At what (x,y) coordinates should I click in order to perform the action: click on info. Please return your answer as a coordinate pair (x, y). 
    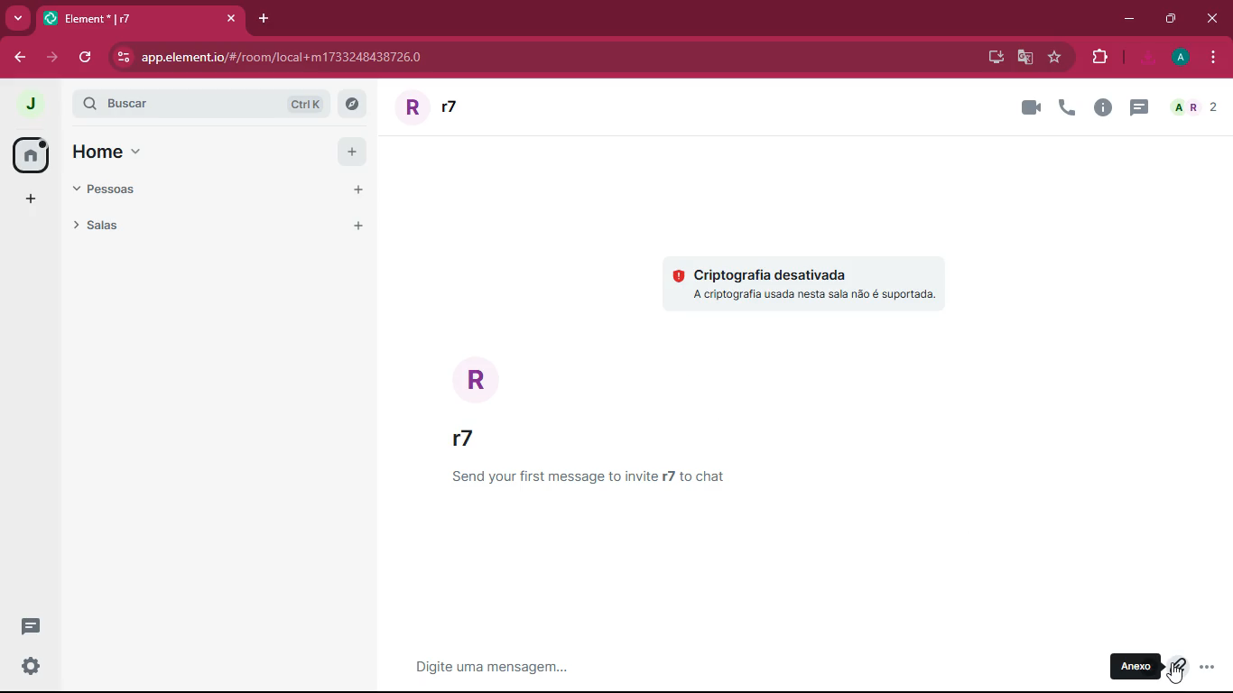
    Looking at the image, I should click on (1102, 108).